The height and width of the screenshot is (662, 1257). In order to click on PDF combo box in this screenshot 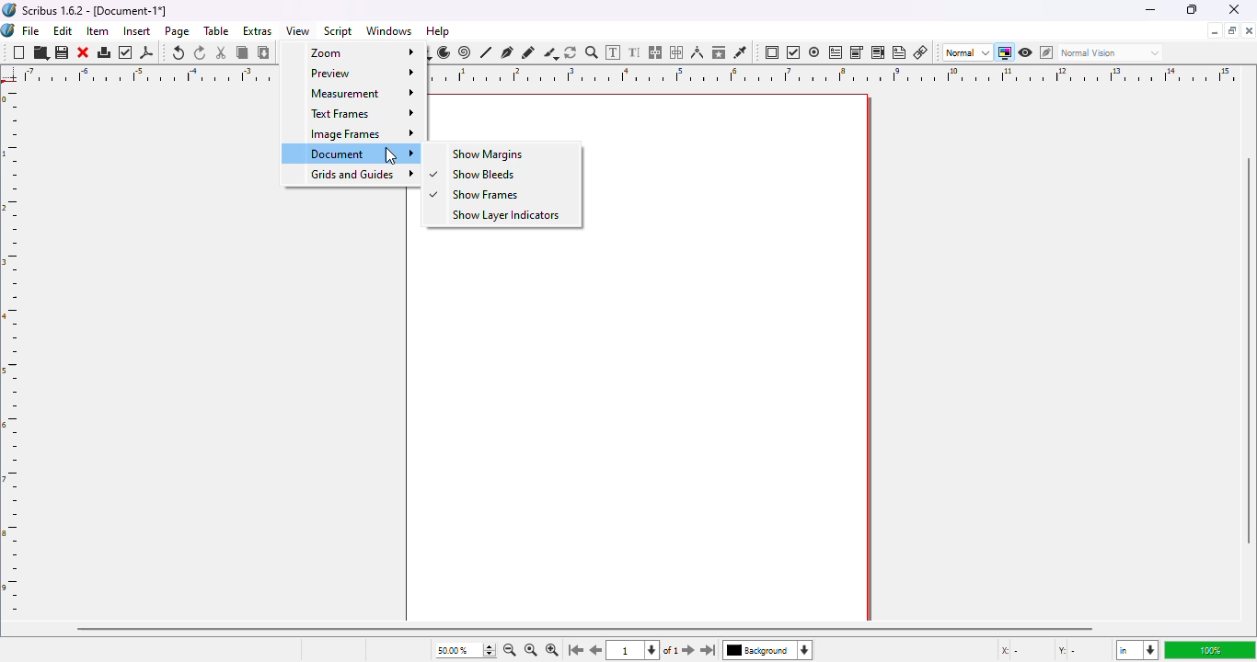, I will do `click(857, 52)`.